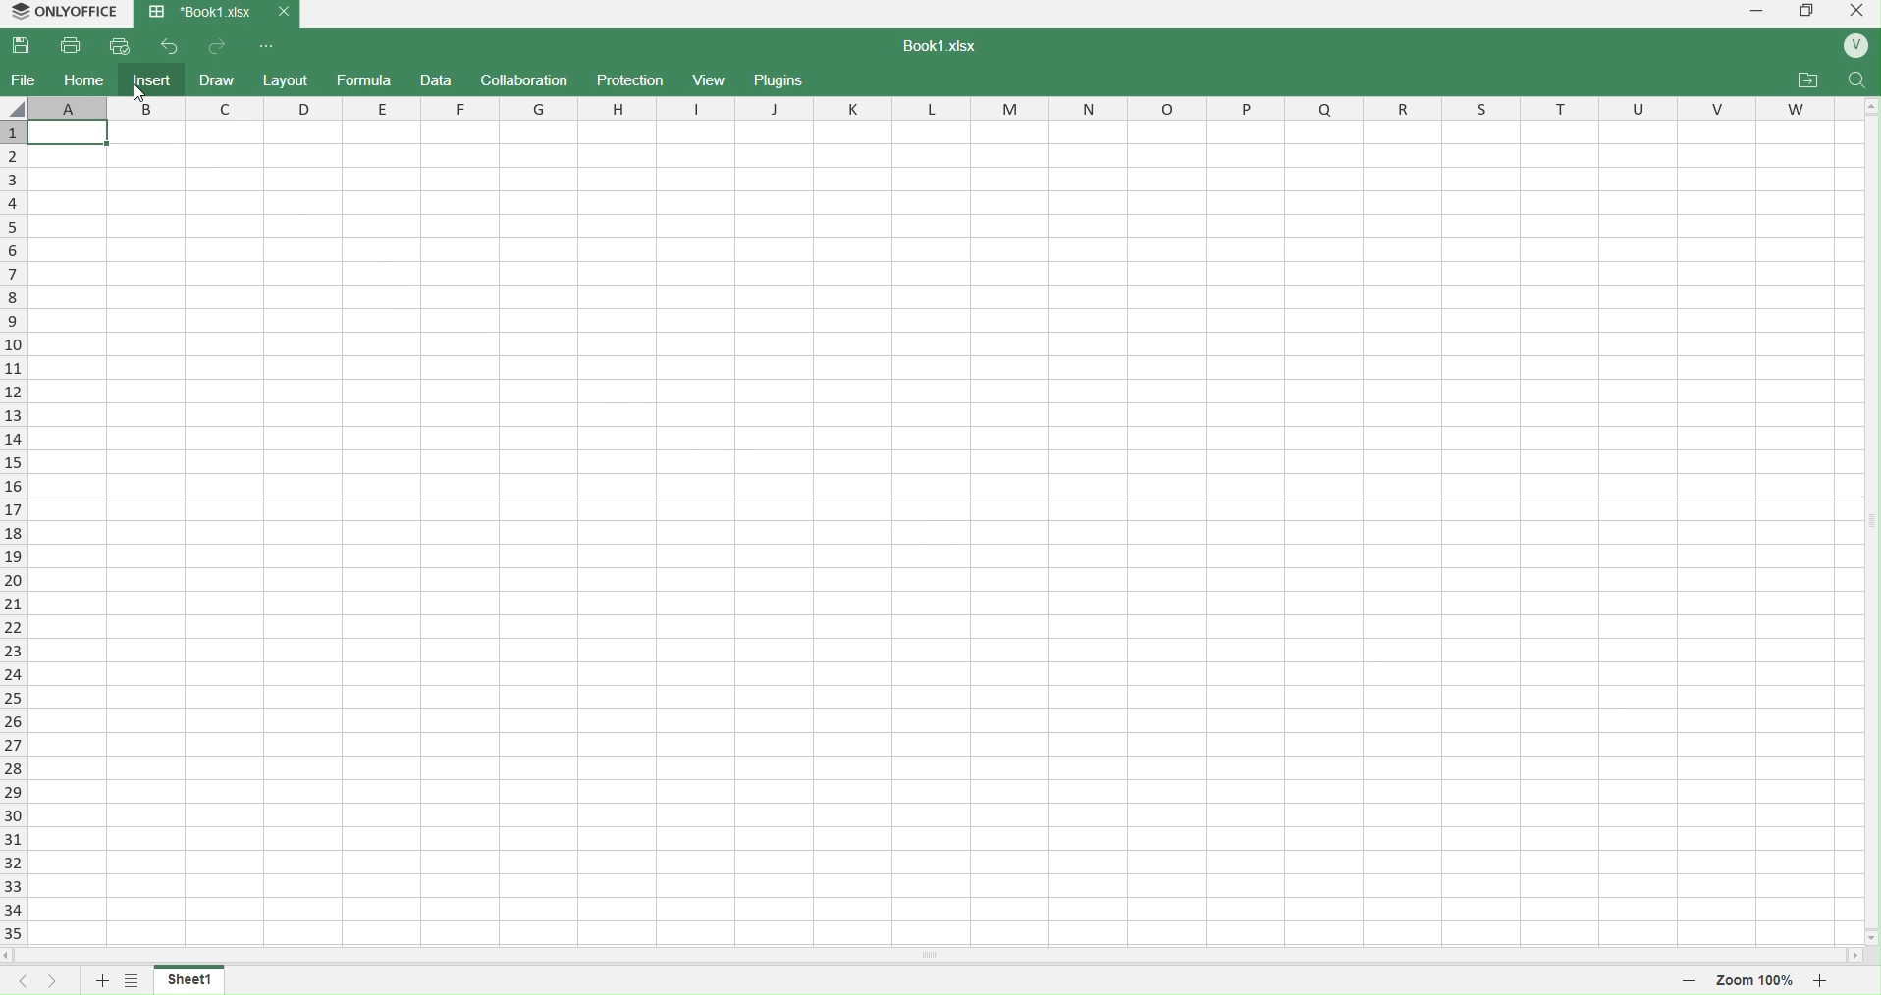 The image size is (1881, 995). What do you see at coordinates (220, 46) in the screenshot?
I see `forward` at bounding box center [220, 46].